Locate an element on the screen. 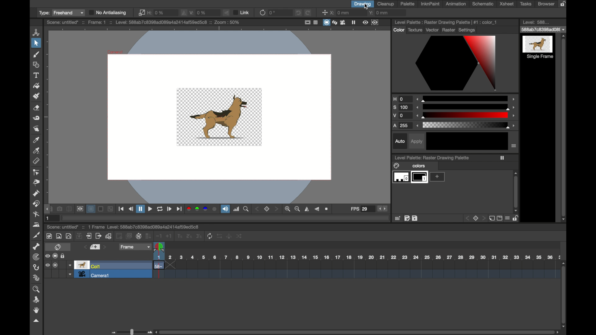 The height and width of the screenshot is (335, 596). setting is located at coordinates (470, 30).